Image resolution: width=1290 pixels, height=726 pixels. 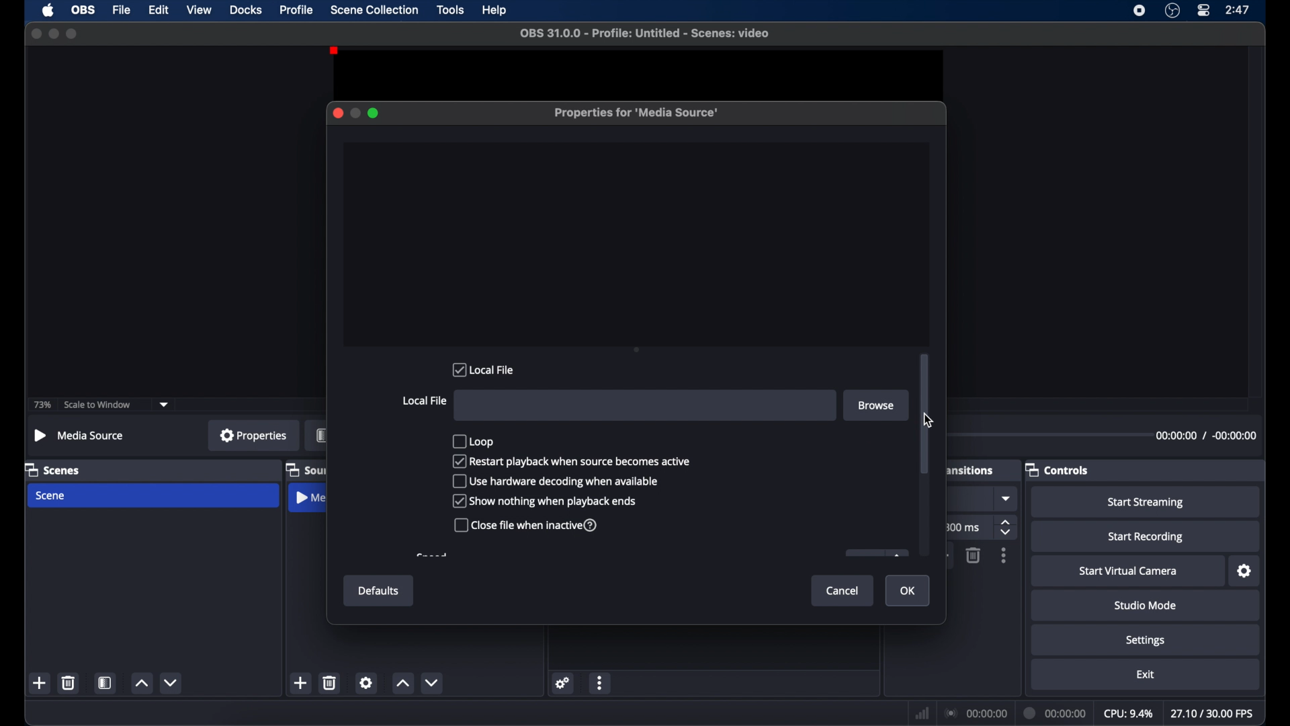 I want to click on file, so click(x=122, y=10).